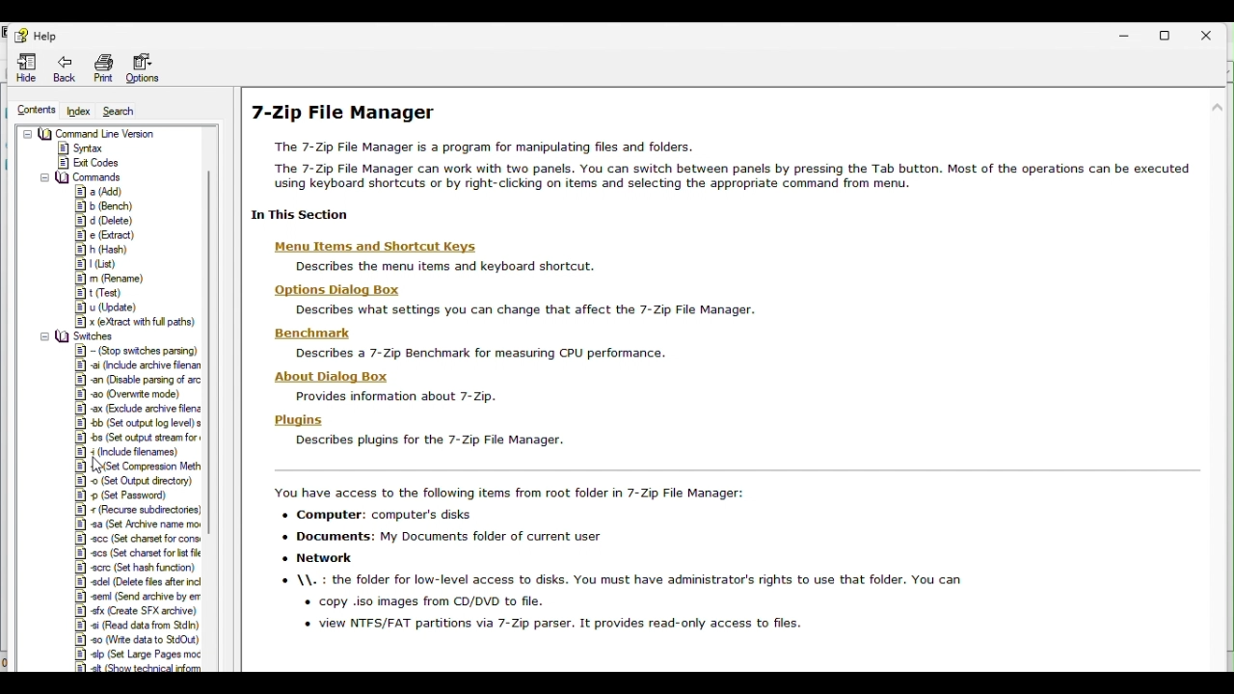 The height and width of the screenshot is (694, 1234). I want to click on Close , so click(1210, 35).